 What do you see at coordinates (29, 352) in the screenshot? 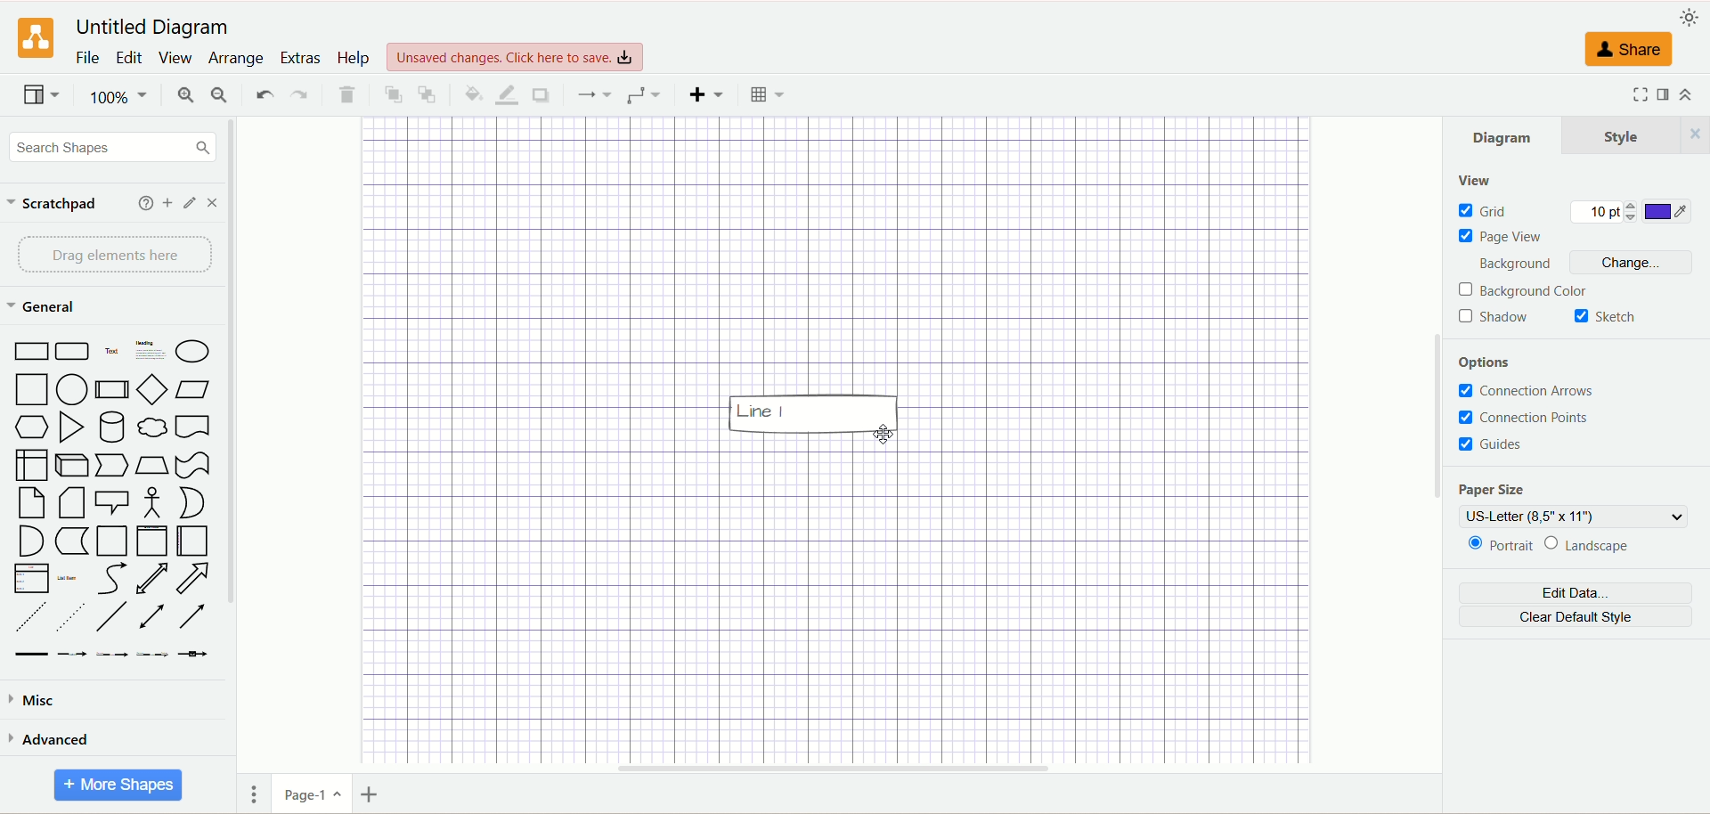
I see `Rectangle` at bounding box center [29, 352].